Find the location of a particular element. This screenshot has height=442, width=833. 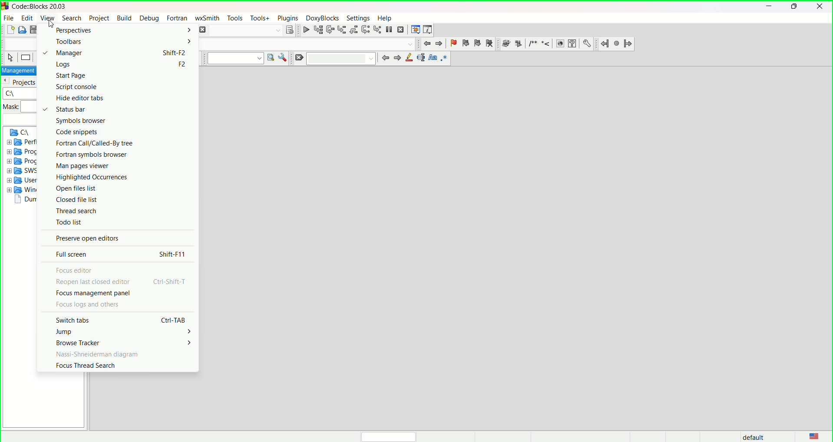

debugging window is located at coordinates (416, 30).